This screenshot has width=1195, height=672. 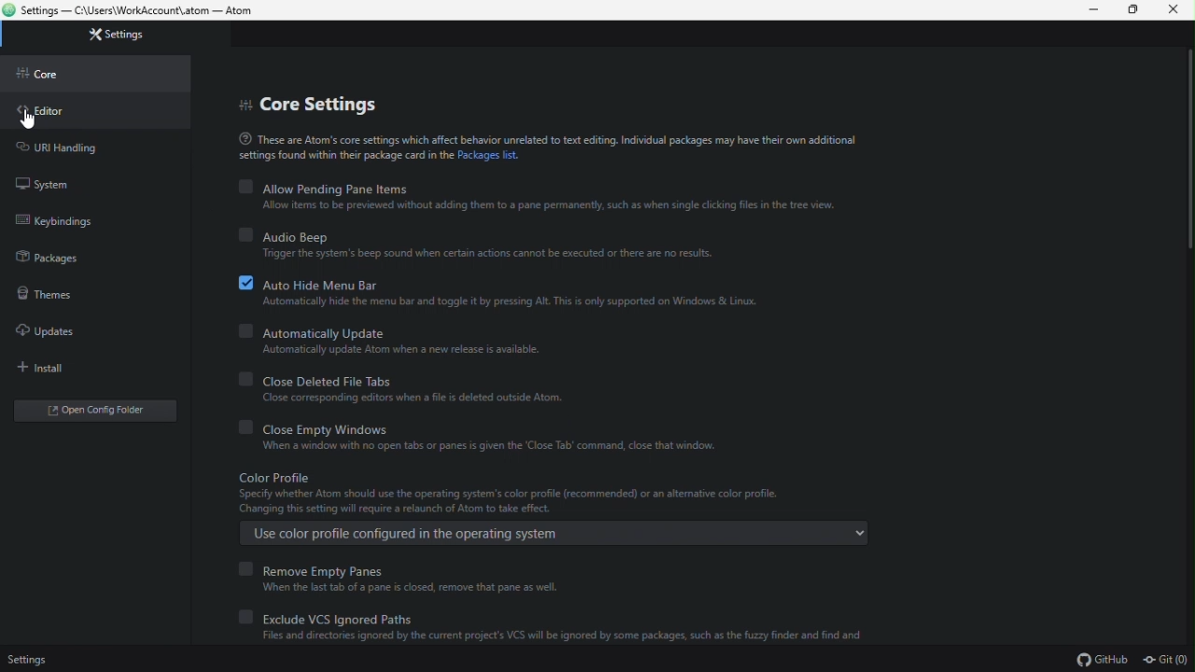 What do you see at coordinates (1132, 9) in the screenshot?
I see `Restore` at bounding box center [1132, 9].